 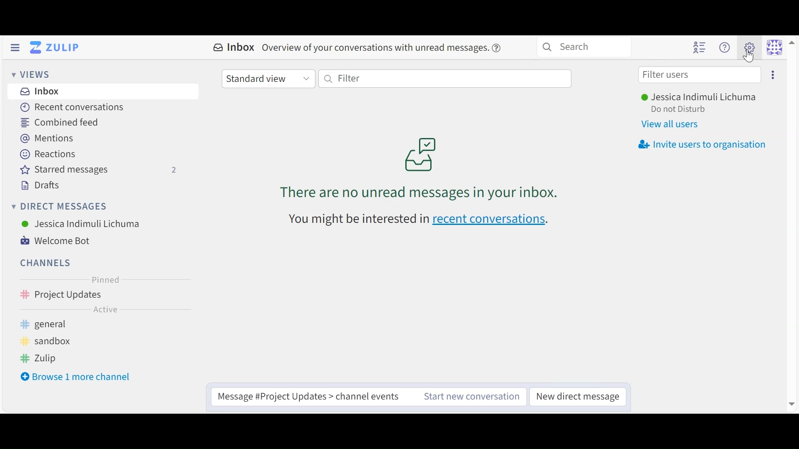 I want to click on New direct messages, so click(x=578, y=396).